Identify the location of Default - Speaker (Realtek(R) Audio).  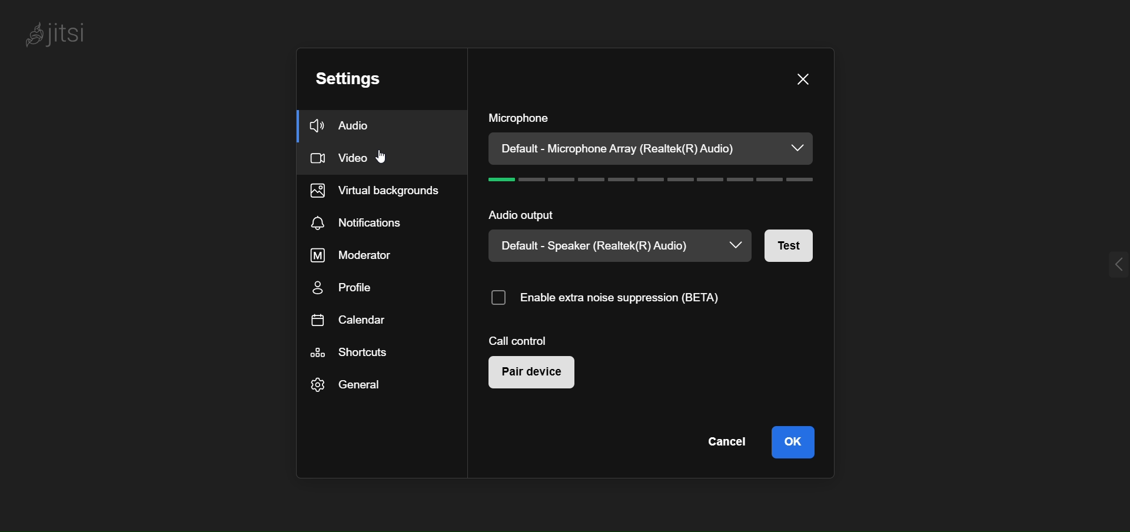
(587, 248).